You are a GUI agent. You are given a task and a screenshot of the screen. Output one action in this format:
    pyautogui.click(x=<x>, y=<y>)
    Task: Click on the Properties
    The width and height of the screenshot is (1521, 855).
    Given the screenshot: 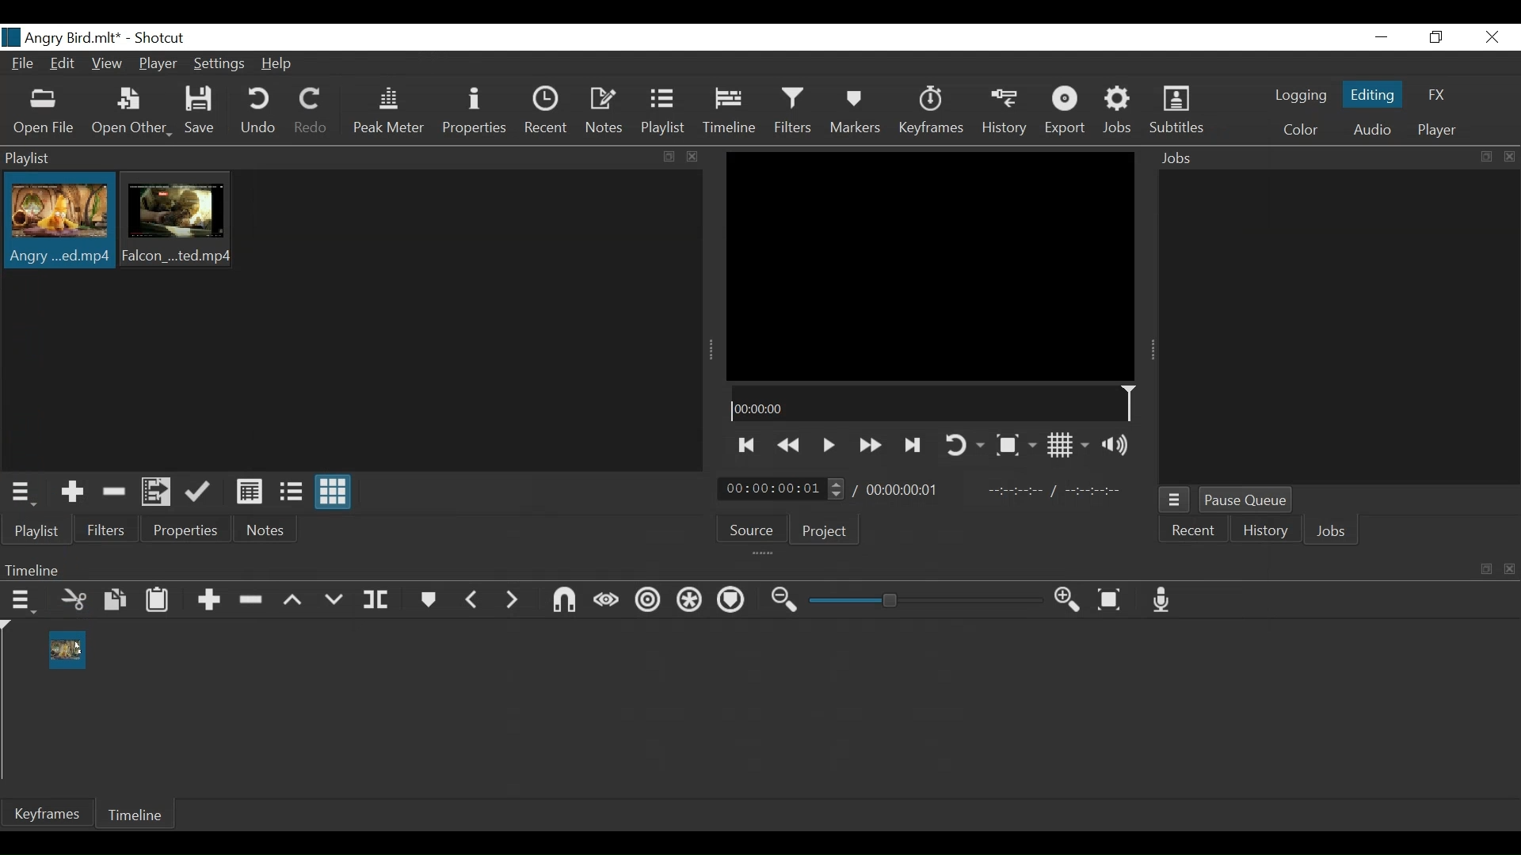 What is the action you would take?
    pyautogui.click(x=476, y=112)
    